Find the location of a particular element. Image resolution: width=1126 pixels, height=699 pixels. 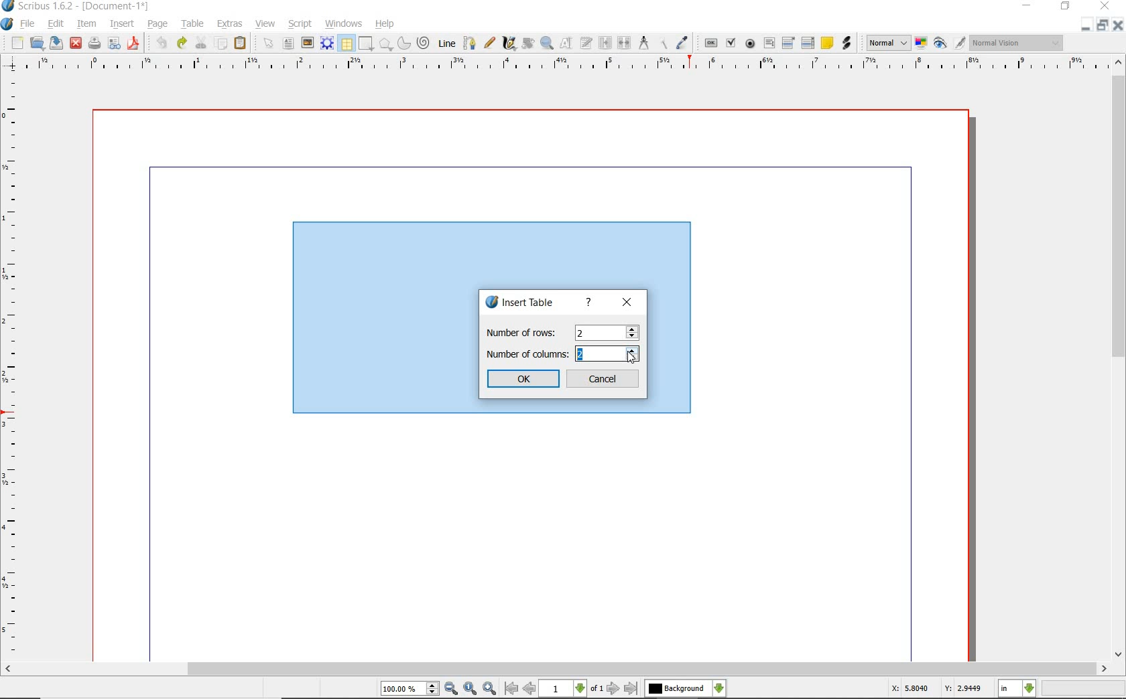

ok is located at coordinates (525, 379).